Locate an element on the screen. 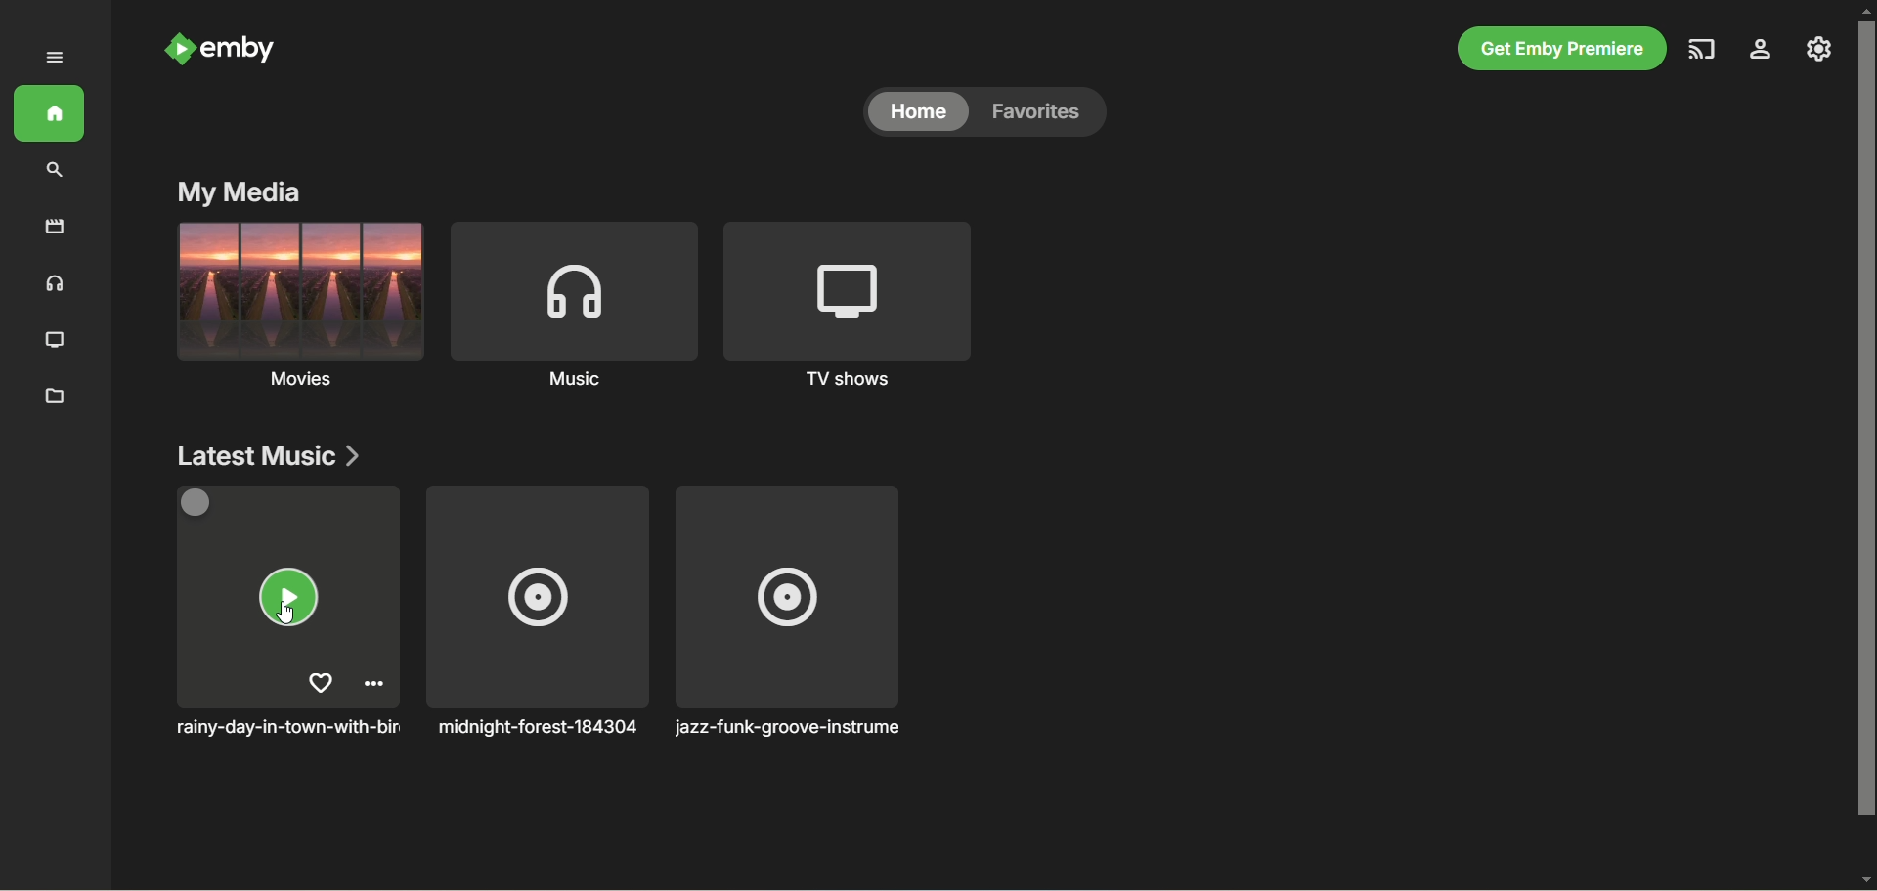 Image resolution: width=1877 pixels, height=891 pixels. folder is located at coordinates (55, 394).